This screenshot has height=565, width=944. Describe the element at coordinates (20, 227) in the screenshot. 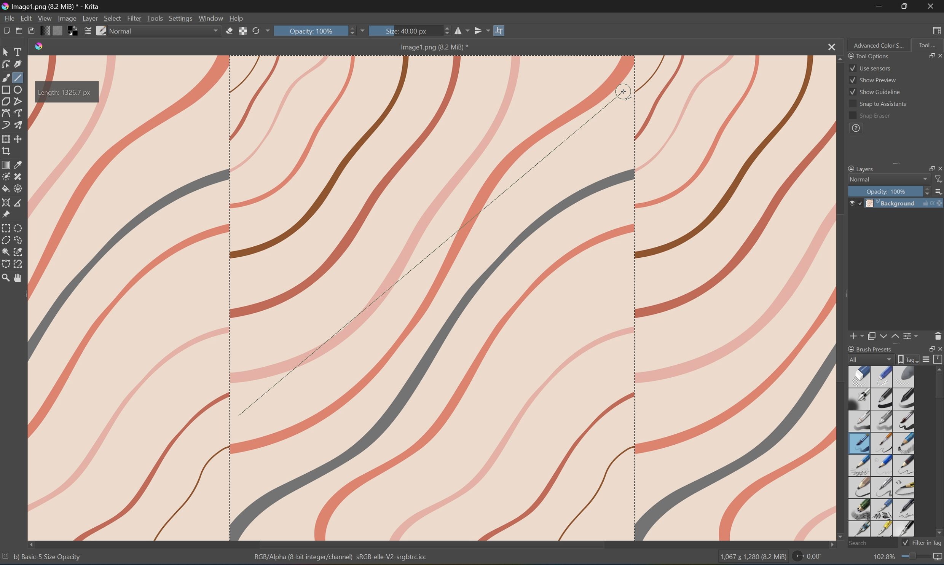

I see `Elliptical selection tool` at that location.